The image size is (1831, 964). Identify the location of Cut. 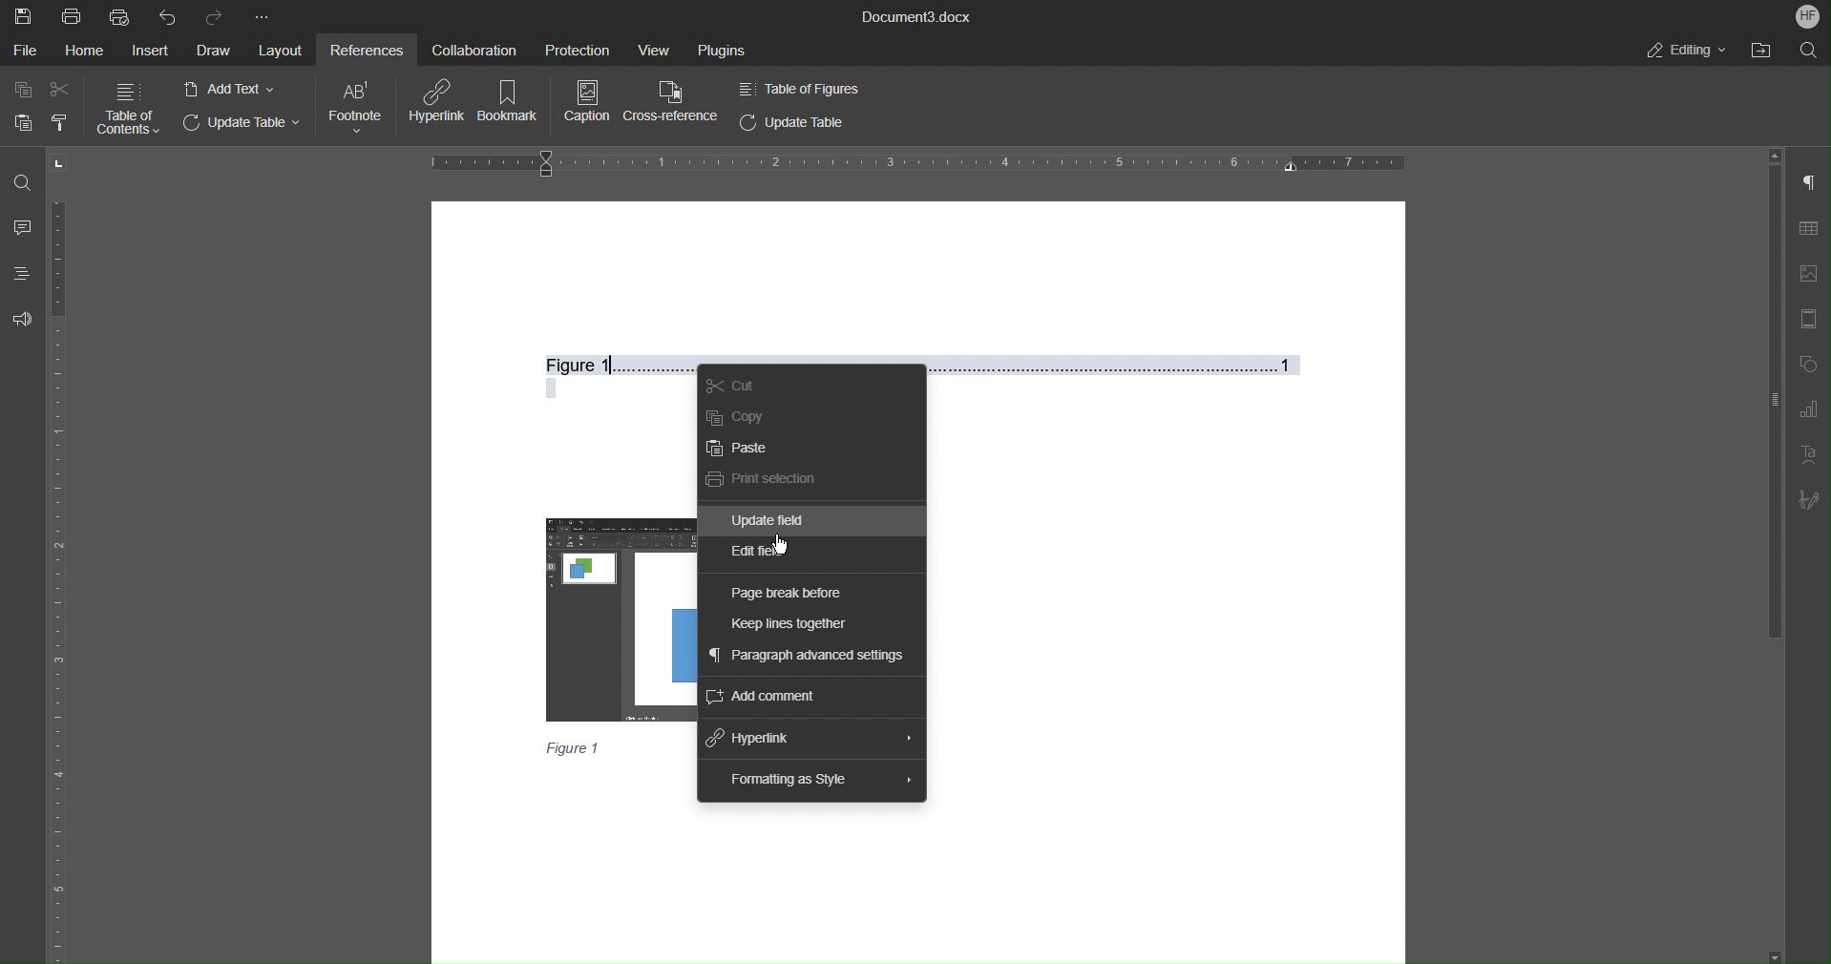
(61, 90).